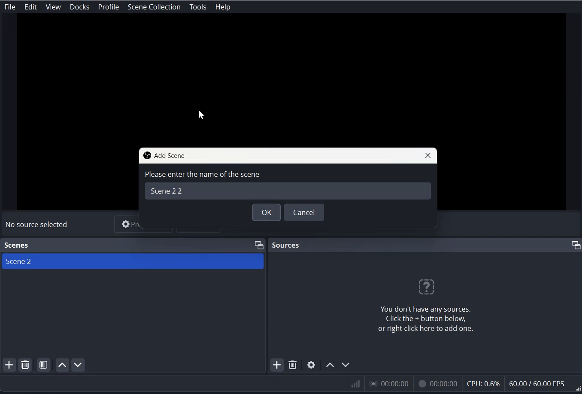 This screenshot has height=394, width=582. I want to click on Enter the name of the scene, so click(290, 184).